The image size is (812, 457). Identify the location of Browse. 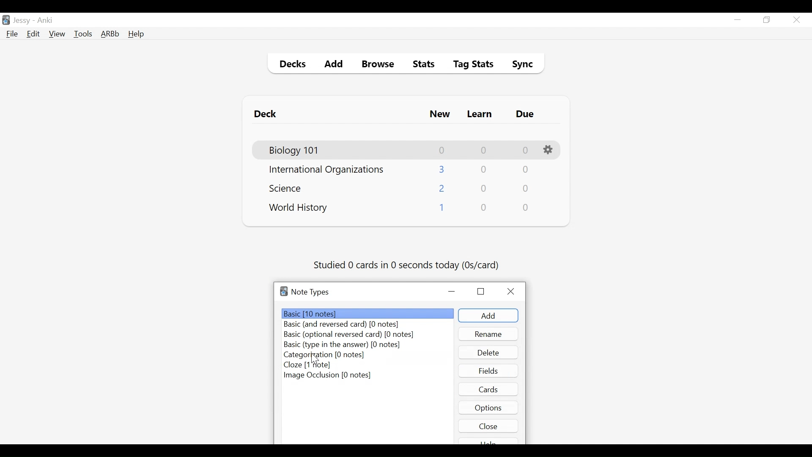
(379, 65).